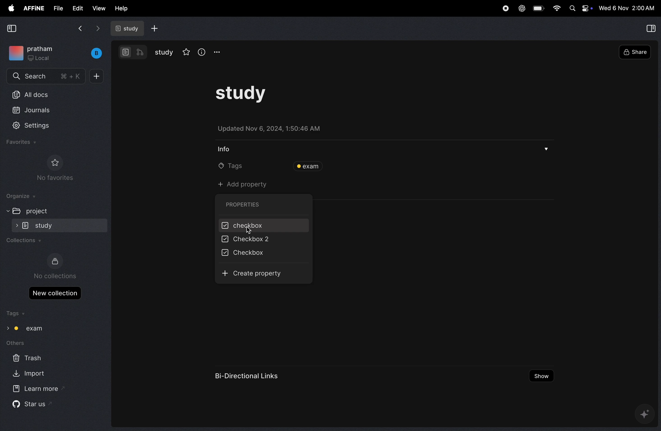  I want to click on learn more, so click(40, 389).